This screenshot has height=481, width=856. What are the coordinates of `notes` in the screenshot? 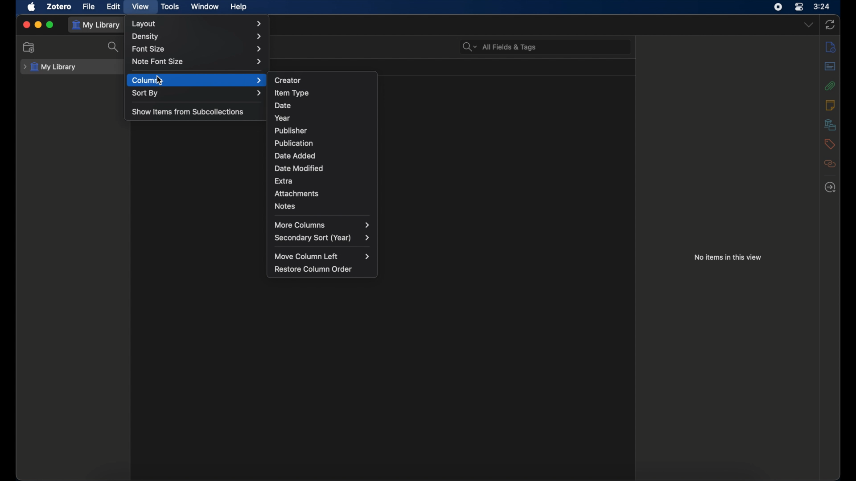 It's located at (286, 206).